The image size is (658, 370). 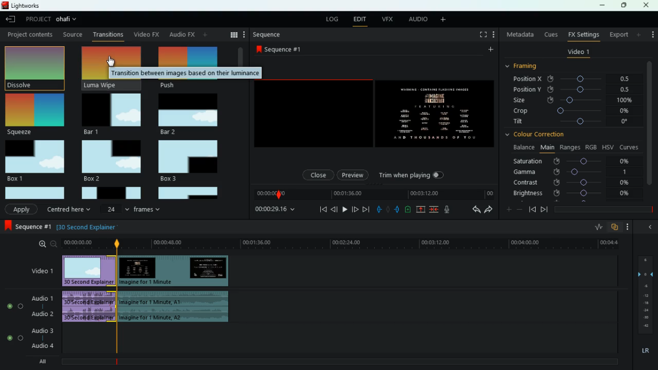 I want to click on squeeze, so click(x=33, y=115).